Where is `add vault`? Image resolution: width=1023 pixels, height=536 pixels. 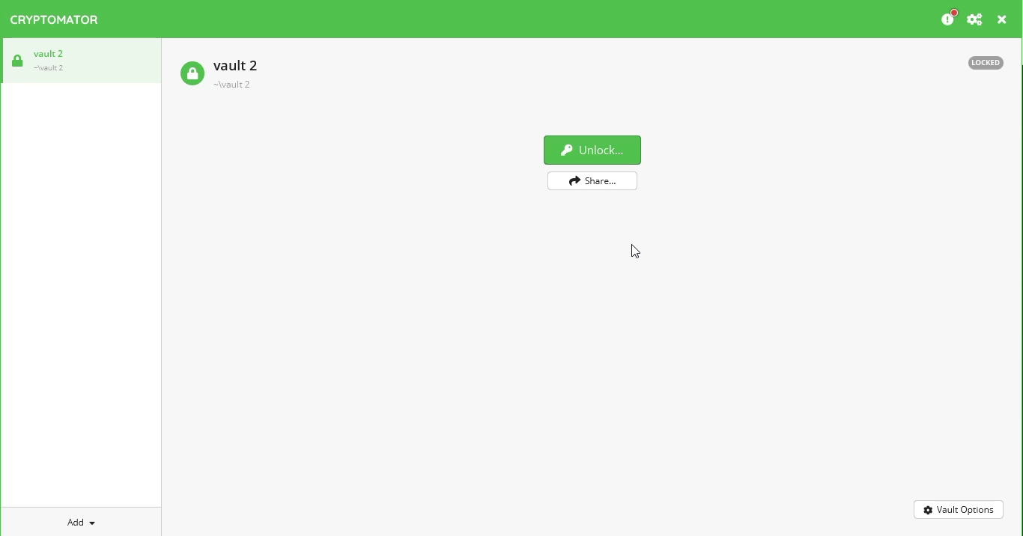 add vault is located at coordinates (85, 523).